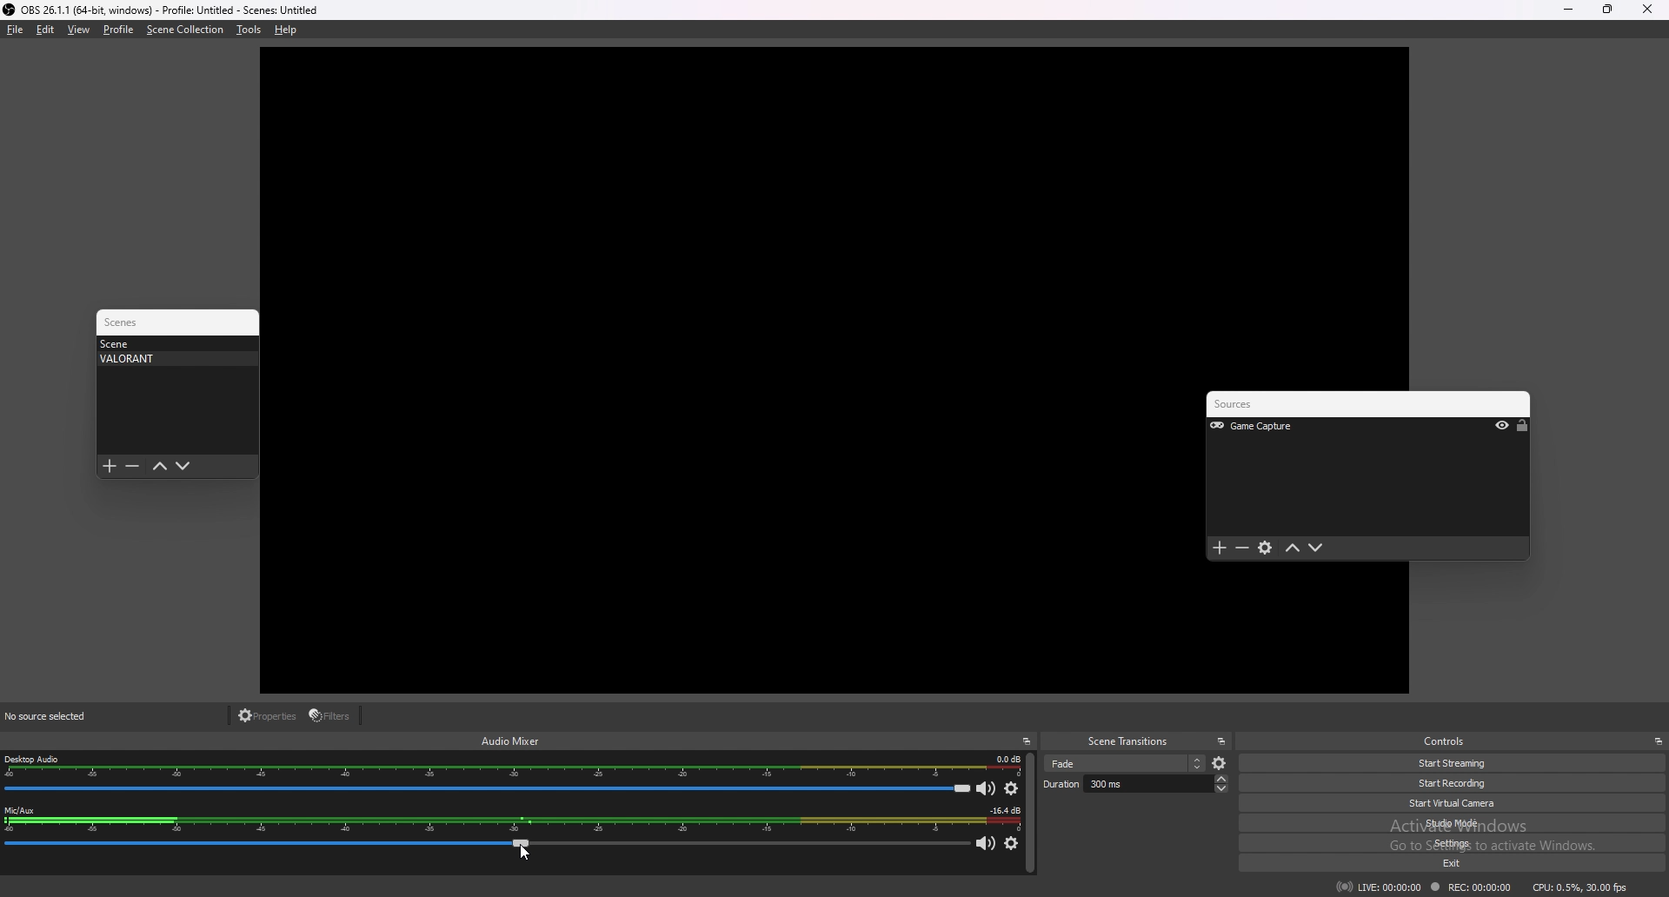 This screenshot has height=897, width=1669. What do you see at coordinates (522, 853) in the screenshot?
I see `cursor` at bounding box center [522, 853].